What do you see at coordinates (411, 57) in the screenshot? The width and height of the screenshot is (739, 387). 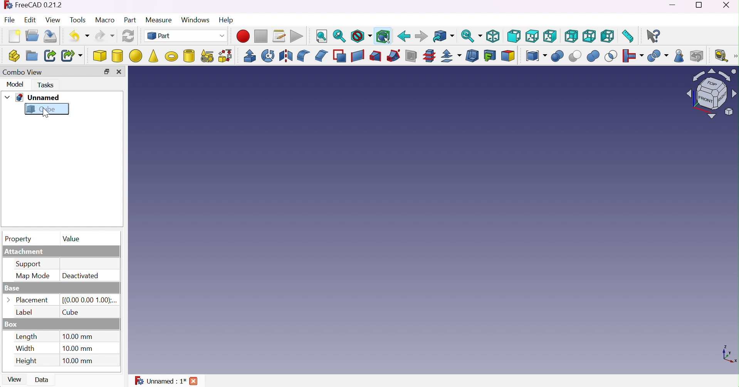 I see `Section` at bounding box center [411, 57].